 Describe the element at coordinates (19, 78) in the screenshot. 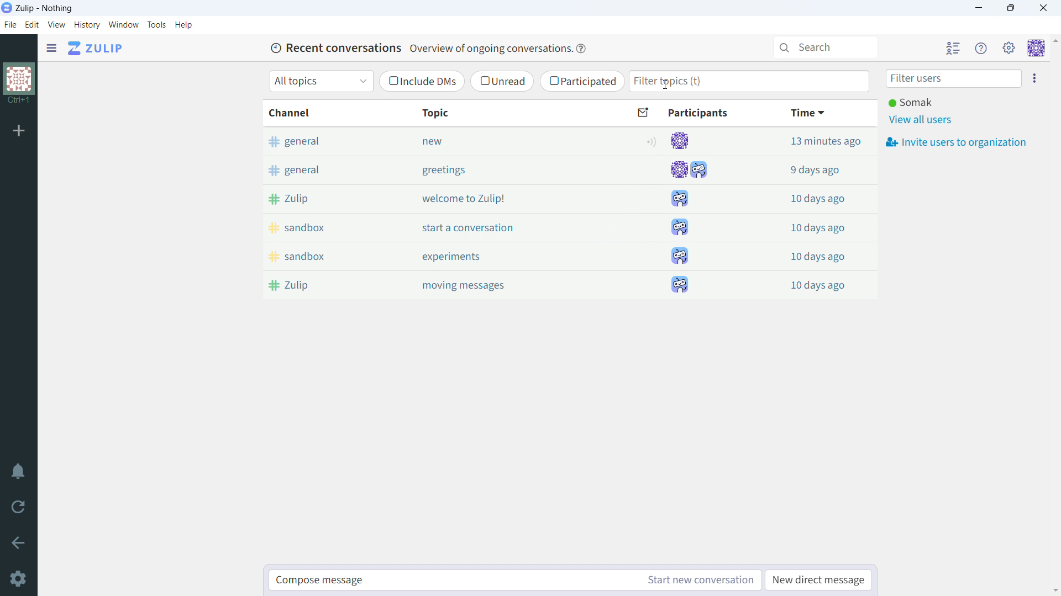

I see `organization` at that location.